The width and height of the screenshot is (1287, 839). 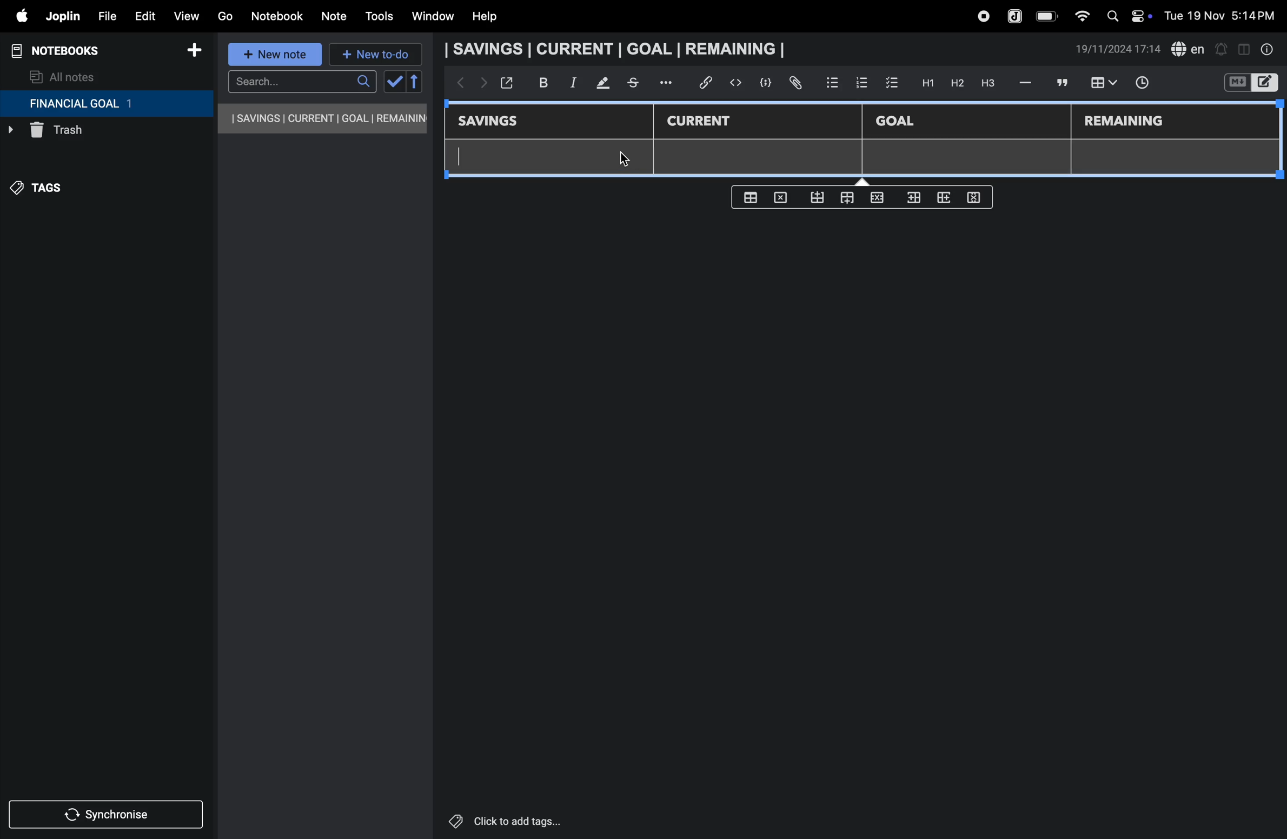 What do you see at coordinates (618, 49) in the screenshot?
I see `savings current goal remaining` at bounding box center [618, 49].